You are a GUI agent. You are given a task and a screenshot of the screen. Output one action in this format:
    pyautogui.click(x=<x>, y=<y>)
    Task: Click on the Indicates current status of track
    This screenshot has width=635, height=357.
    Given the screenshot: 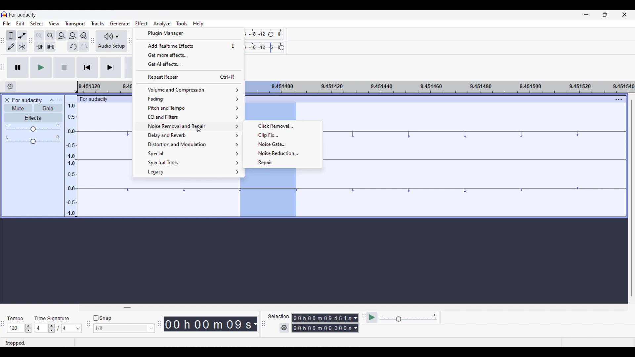 What is the action you would take?
    pyautogui.click(x=17, y=343)
    